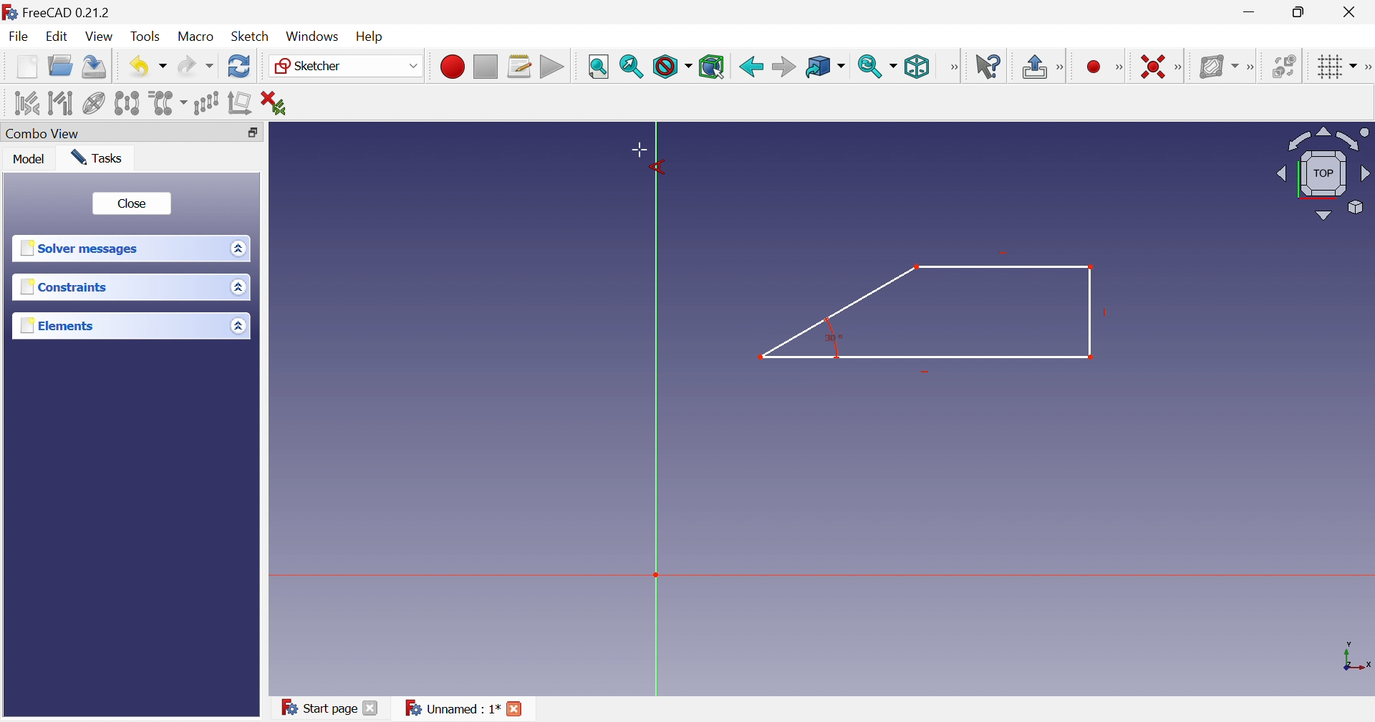  I want to click on Constraint vertically, so click(1098, 65).